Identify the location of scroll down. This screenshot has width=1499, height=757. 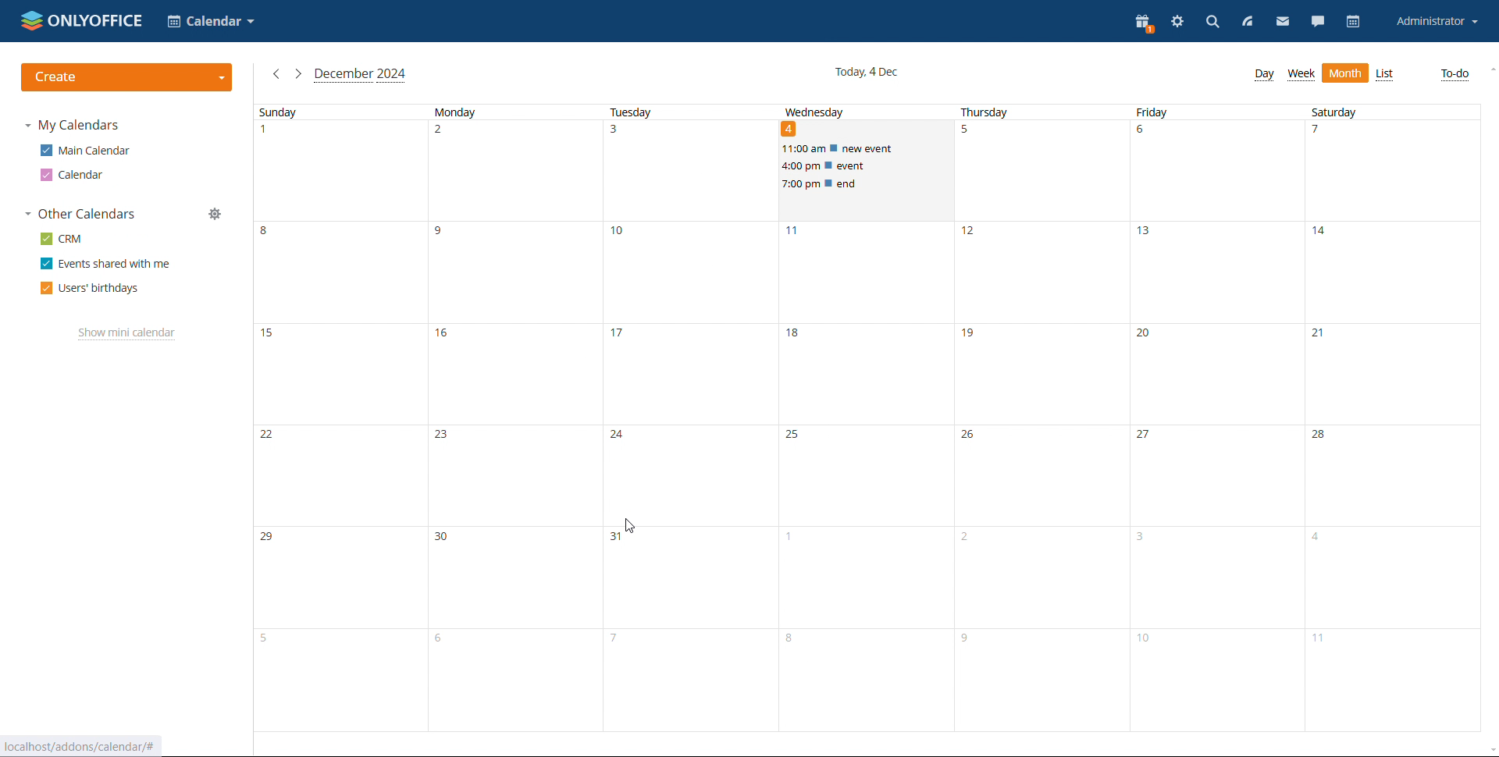
(1490, 749).